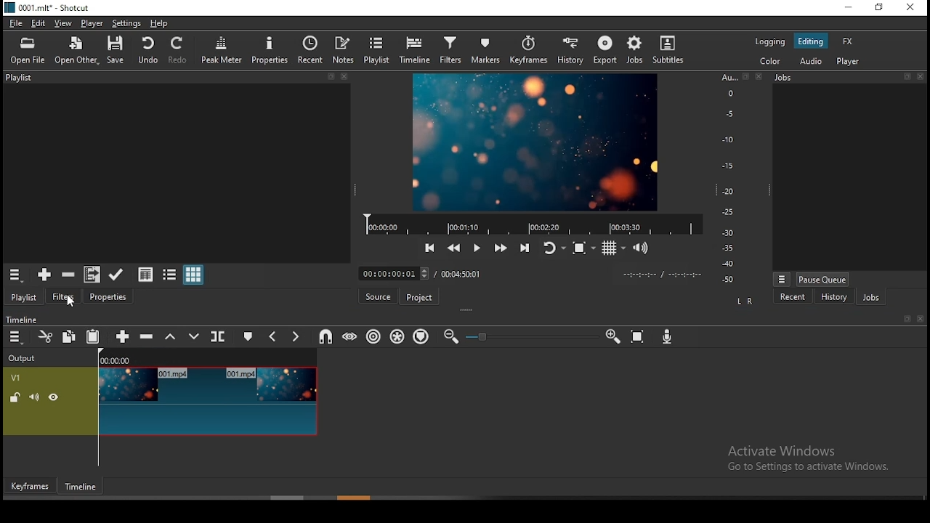  Describe the element at coordinates (910, 8) in the screenshot. I see `close window` at that location.